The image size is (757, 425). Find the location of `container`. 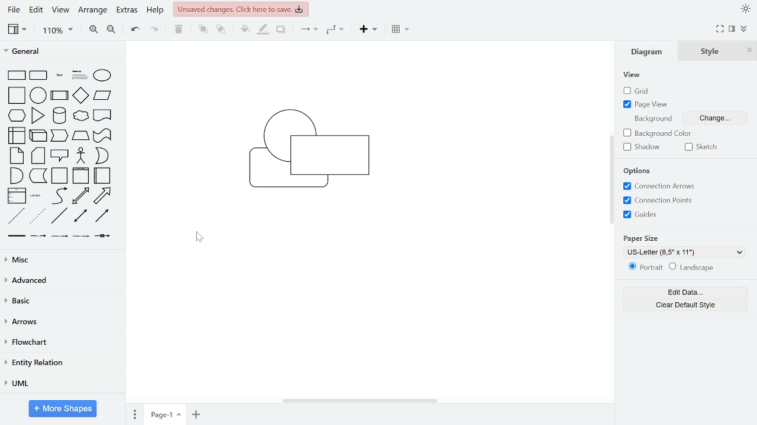

container is located at coordinates (60, 176).